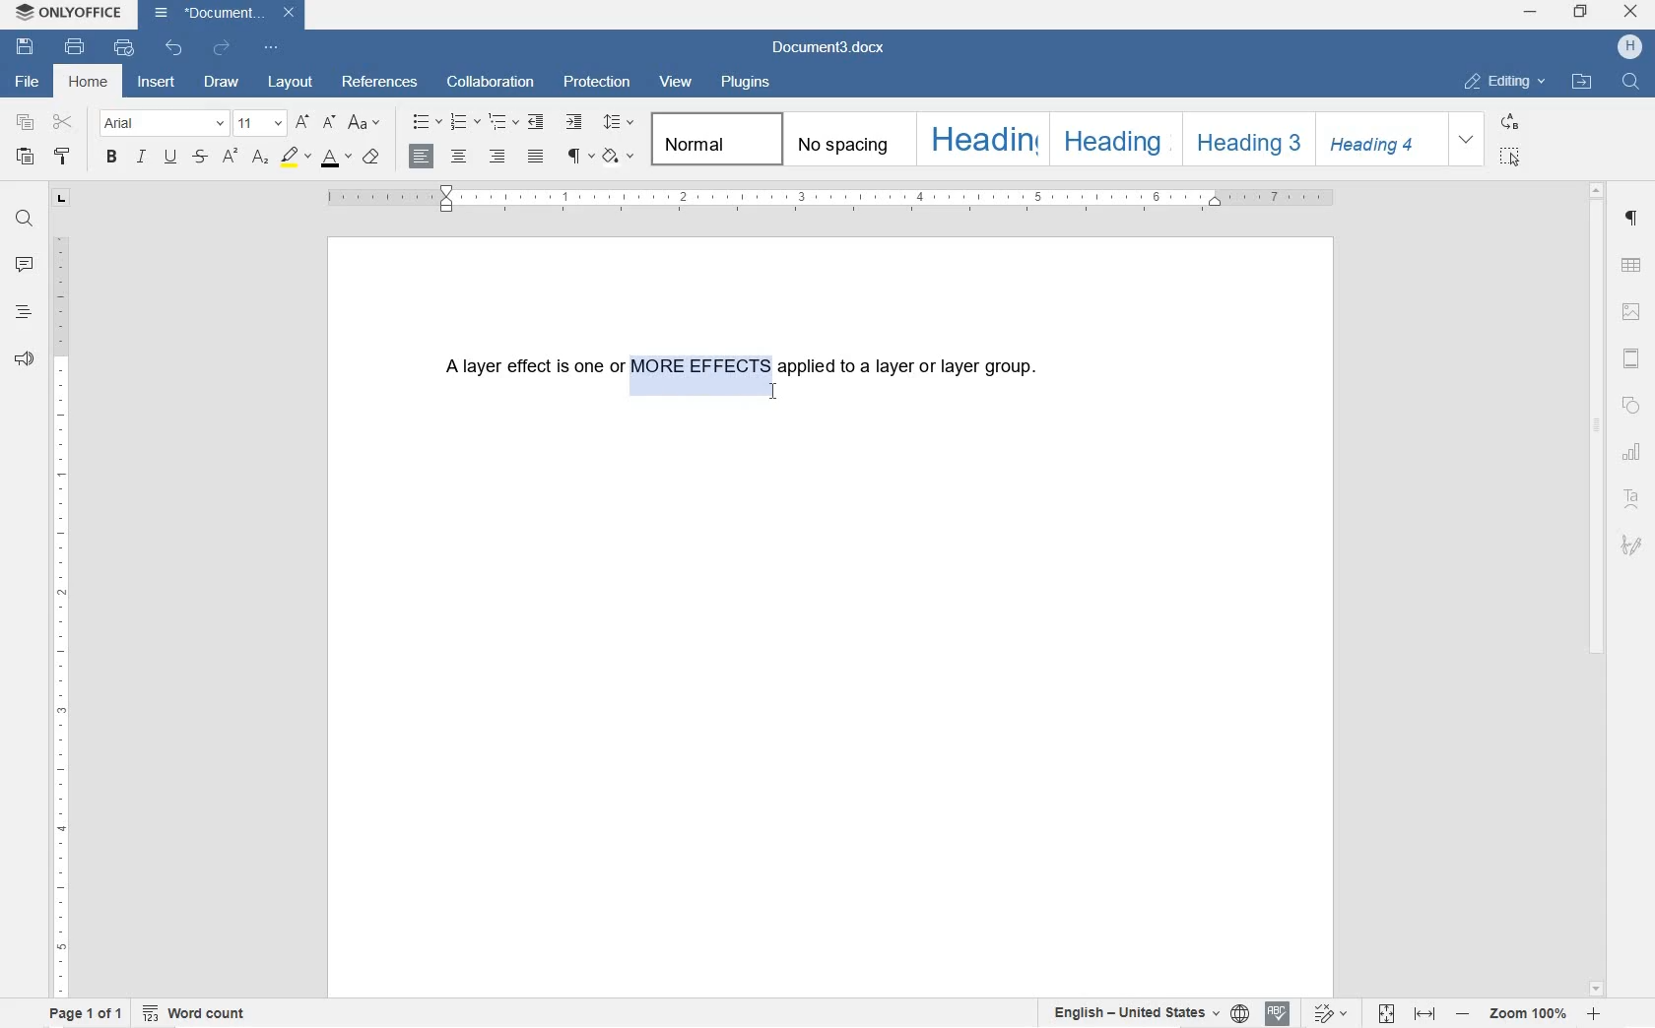 This screenshot has width=1655, height=1028. What do you see at coordinates (1529, 1016) in the screenshot?
I see `ZOOM IN OR OUT` at bounding box center [1529, 1016].